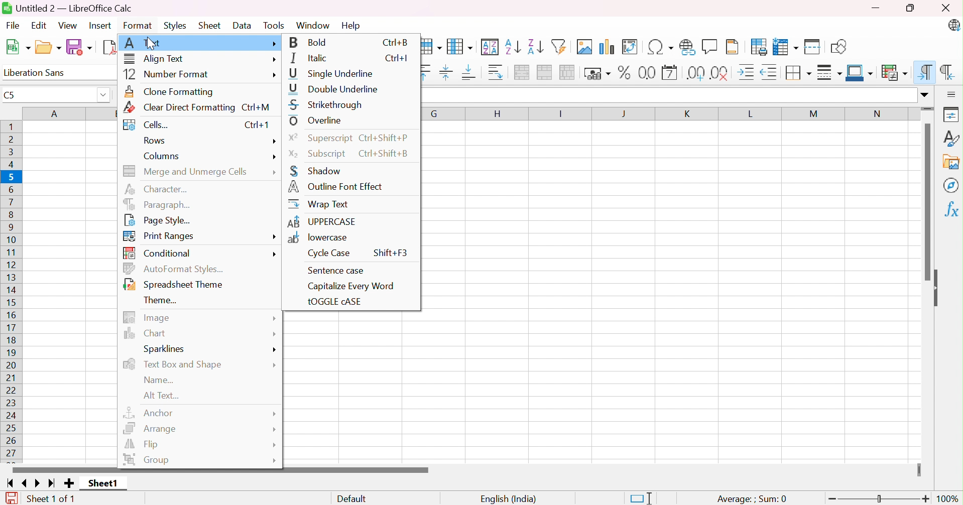 The image size is (963, 505). I want to click on Merge Cells, so click(546, 73).